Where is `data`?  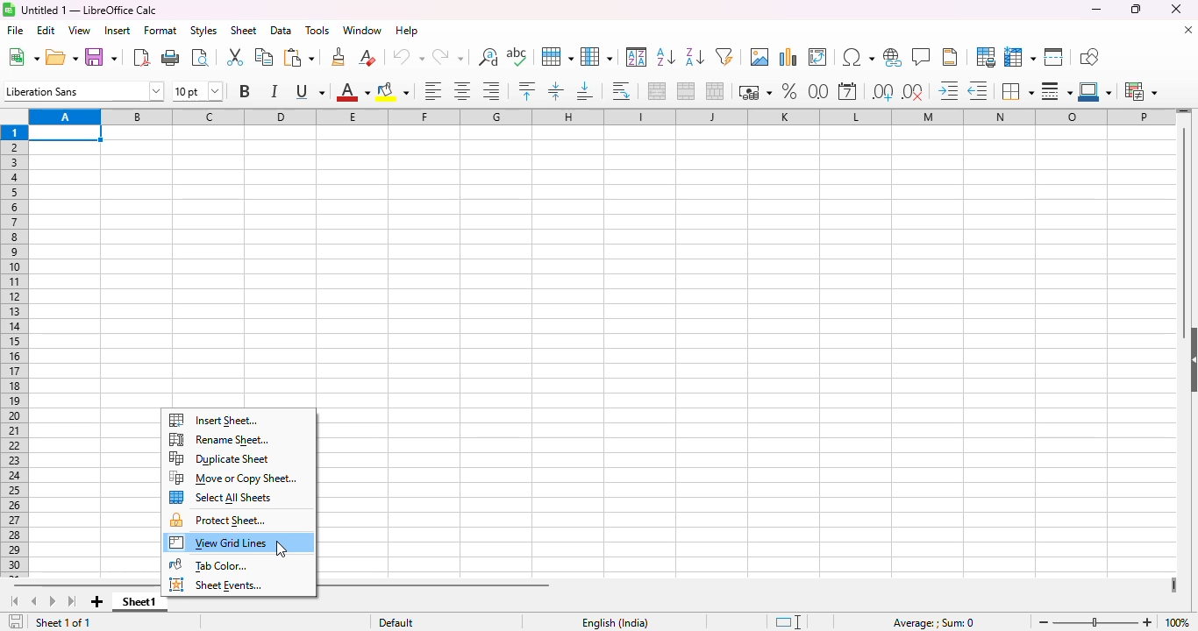 data is located at coordinates (281, 30).